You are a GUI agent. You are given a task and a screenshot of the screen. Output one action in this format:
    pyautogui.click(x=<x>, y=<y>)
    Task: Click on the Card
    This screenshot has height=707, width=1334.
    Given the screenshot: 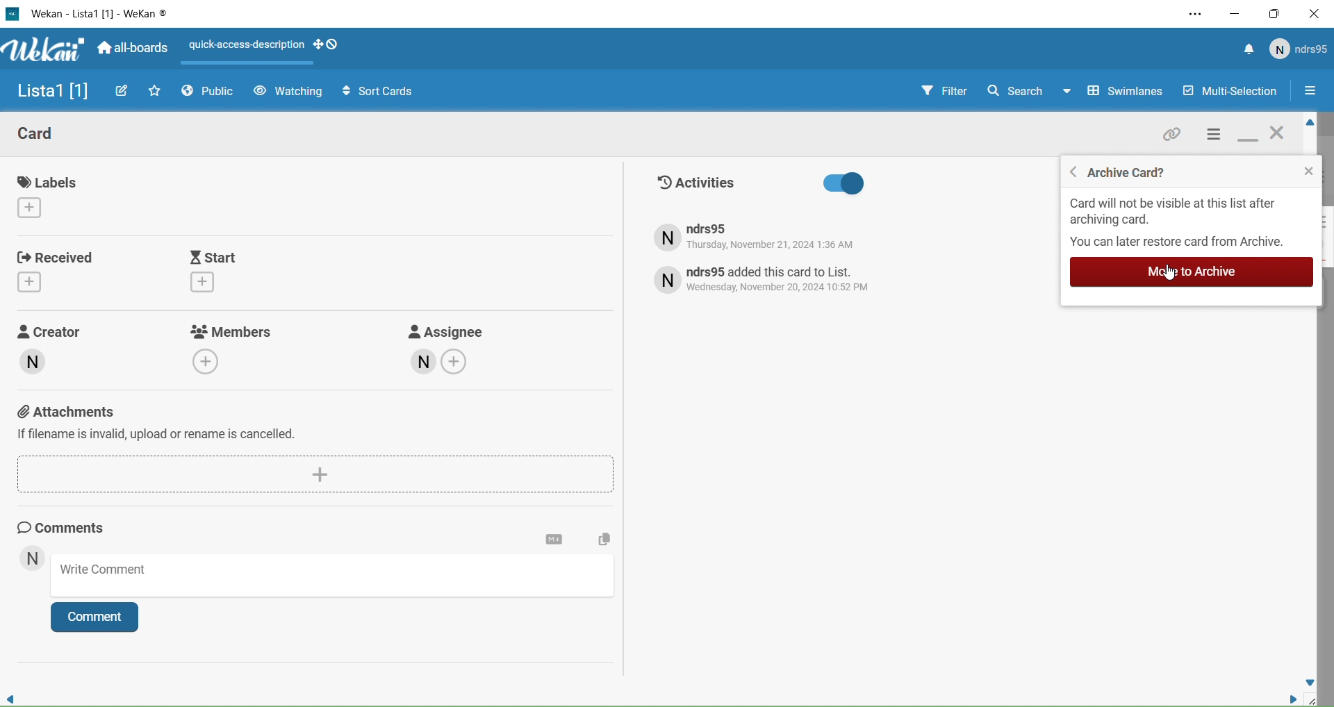 What is the action you would take?
    pyautogui.click(x=57, y=134)
    